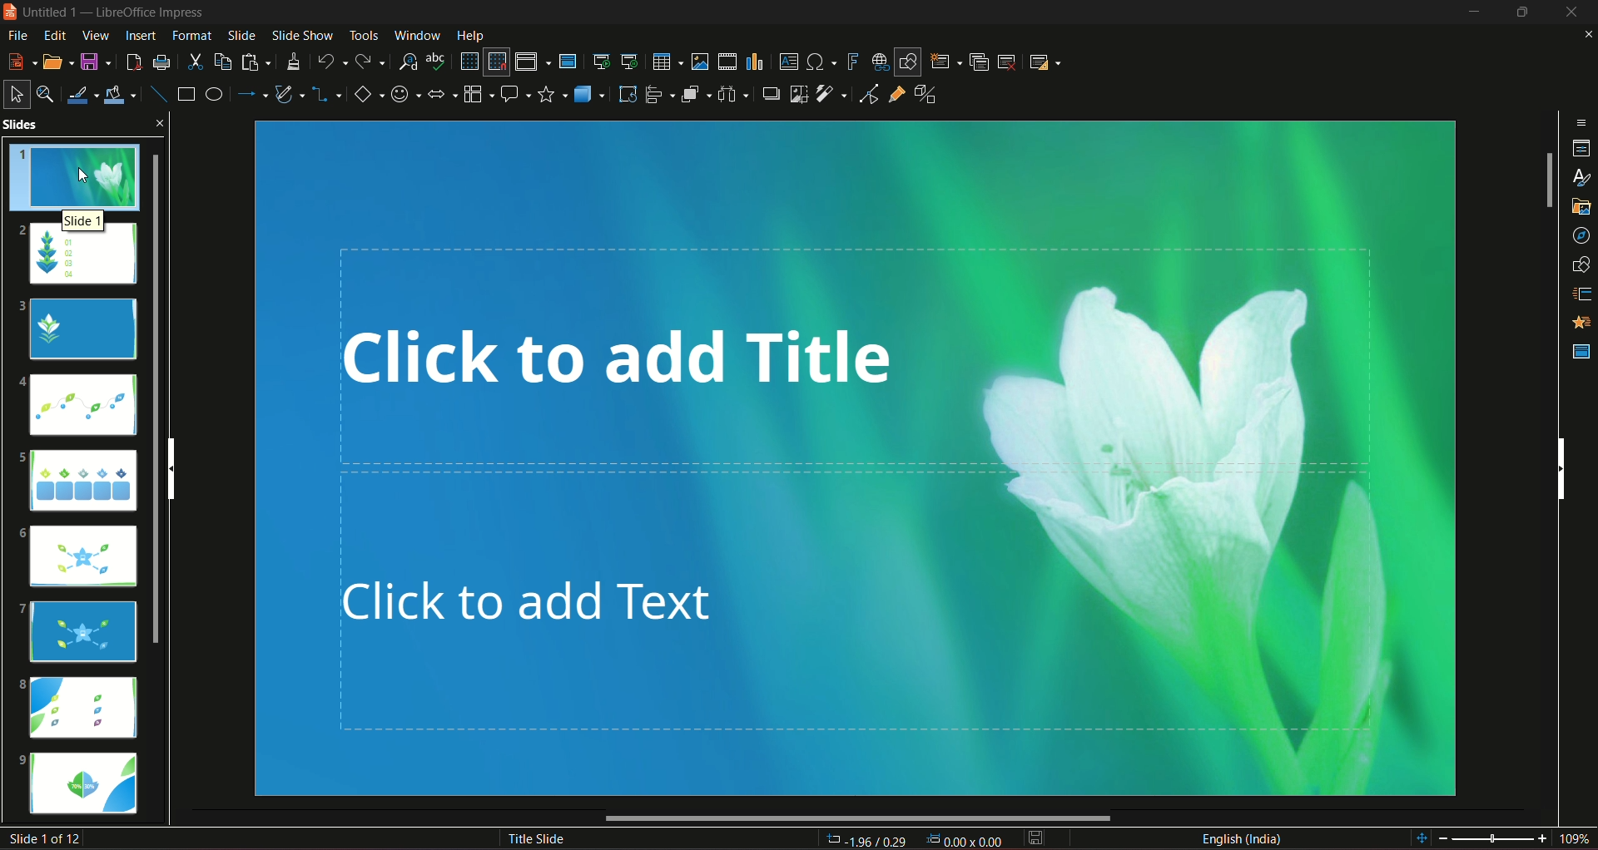  I want to click on slide 8, so click(82, 707).